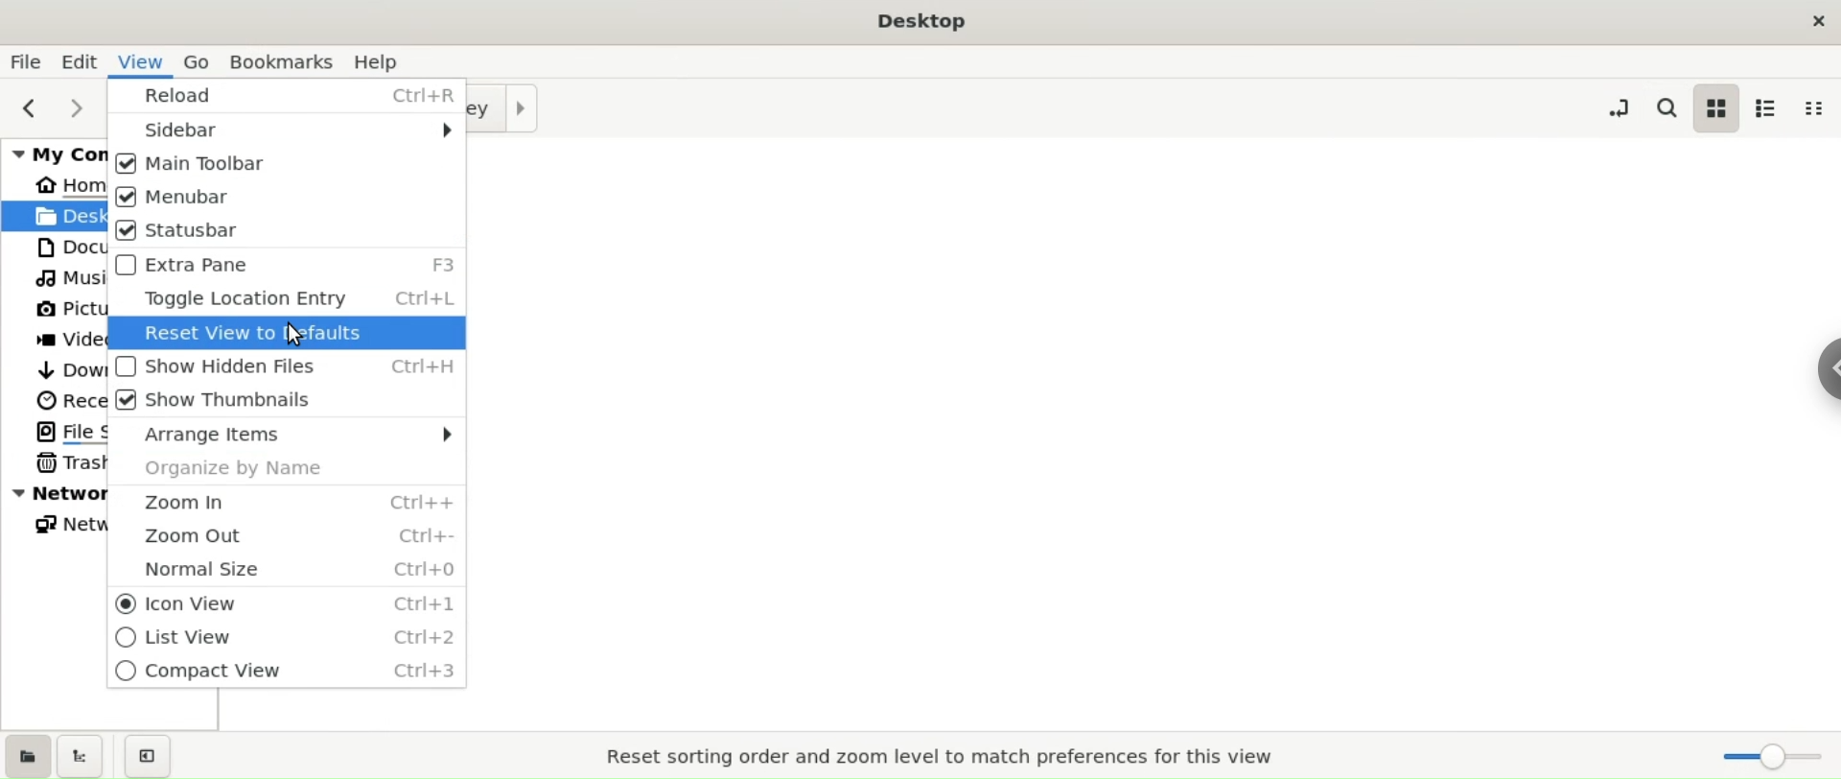 This screenshot has width=1841, height=779. What do you see at coordinates (290, 267) in the screenshot?
I see `extra page` at bounding box center [290, 267].